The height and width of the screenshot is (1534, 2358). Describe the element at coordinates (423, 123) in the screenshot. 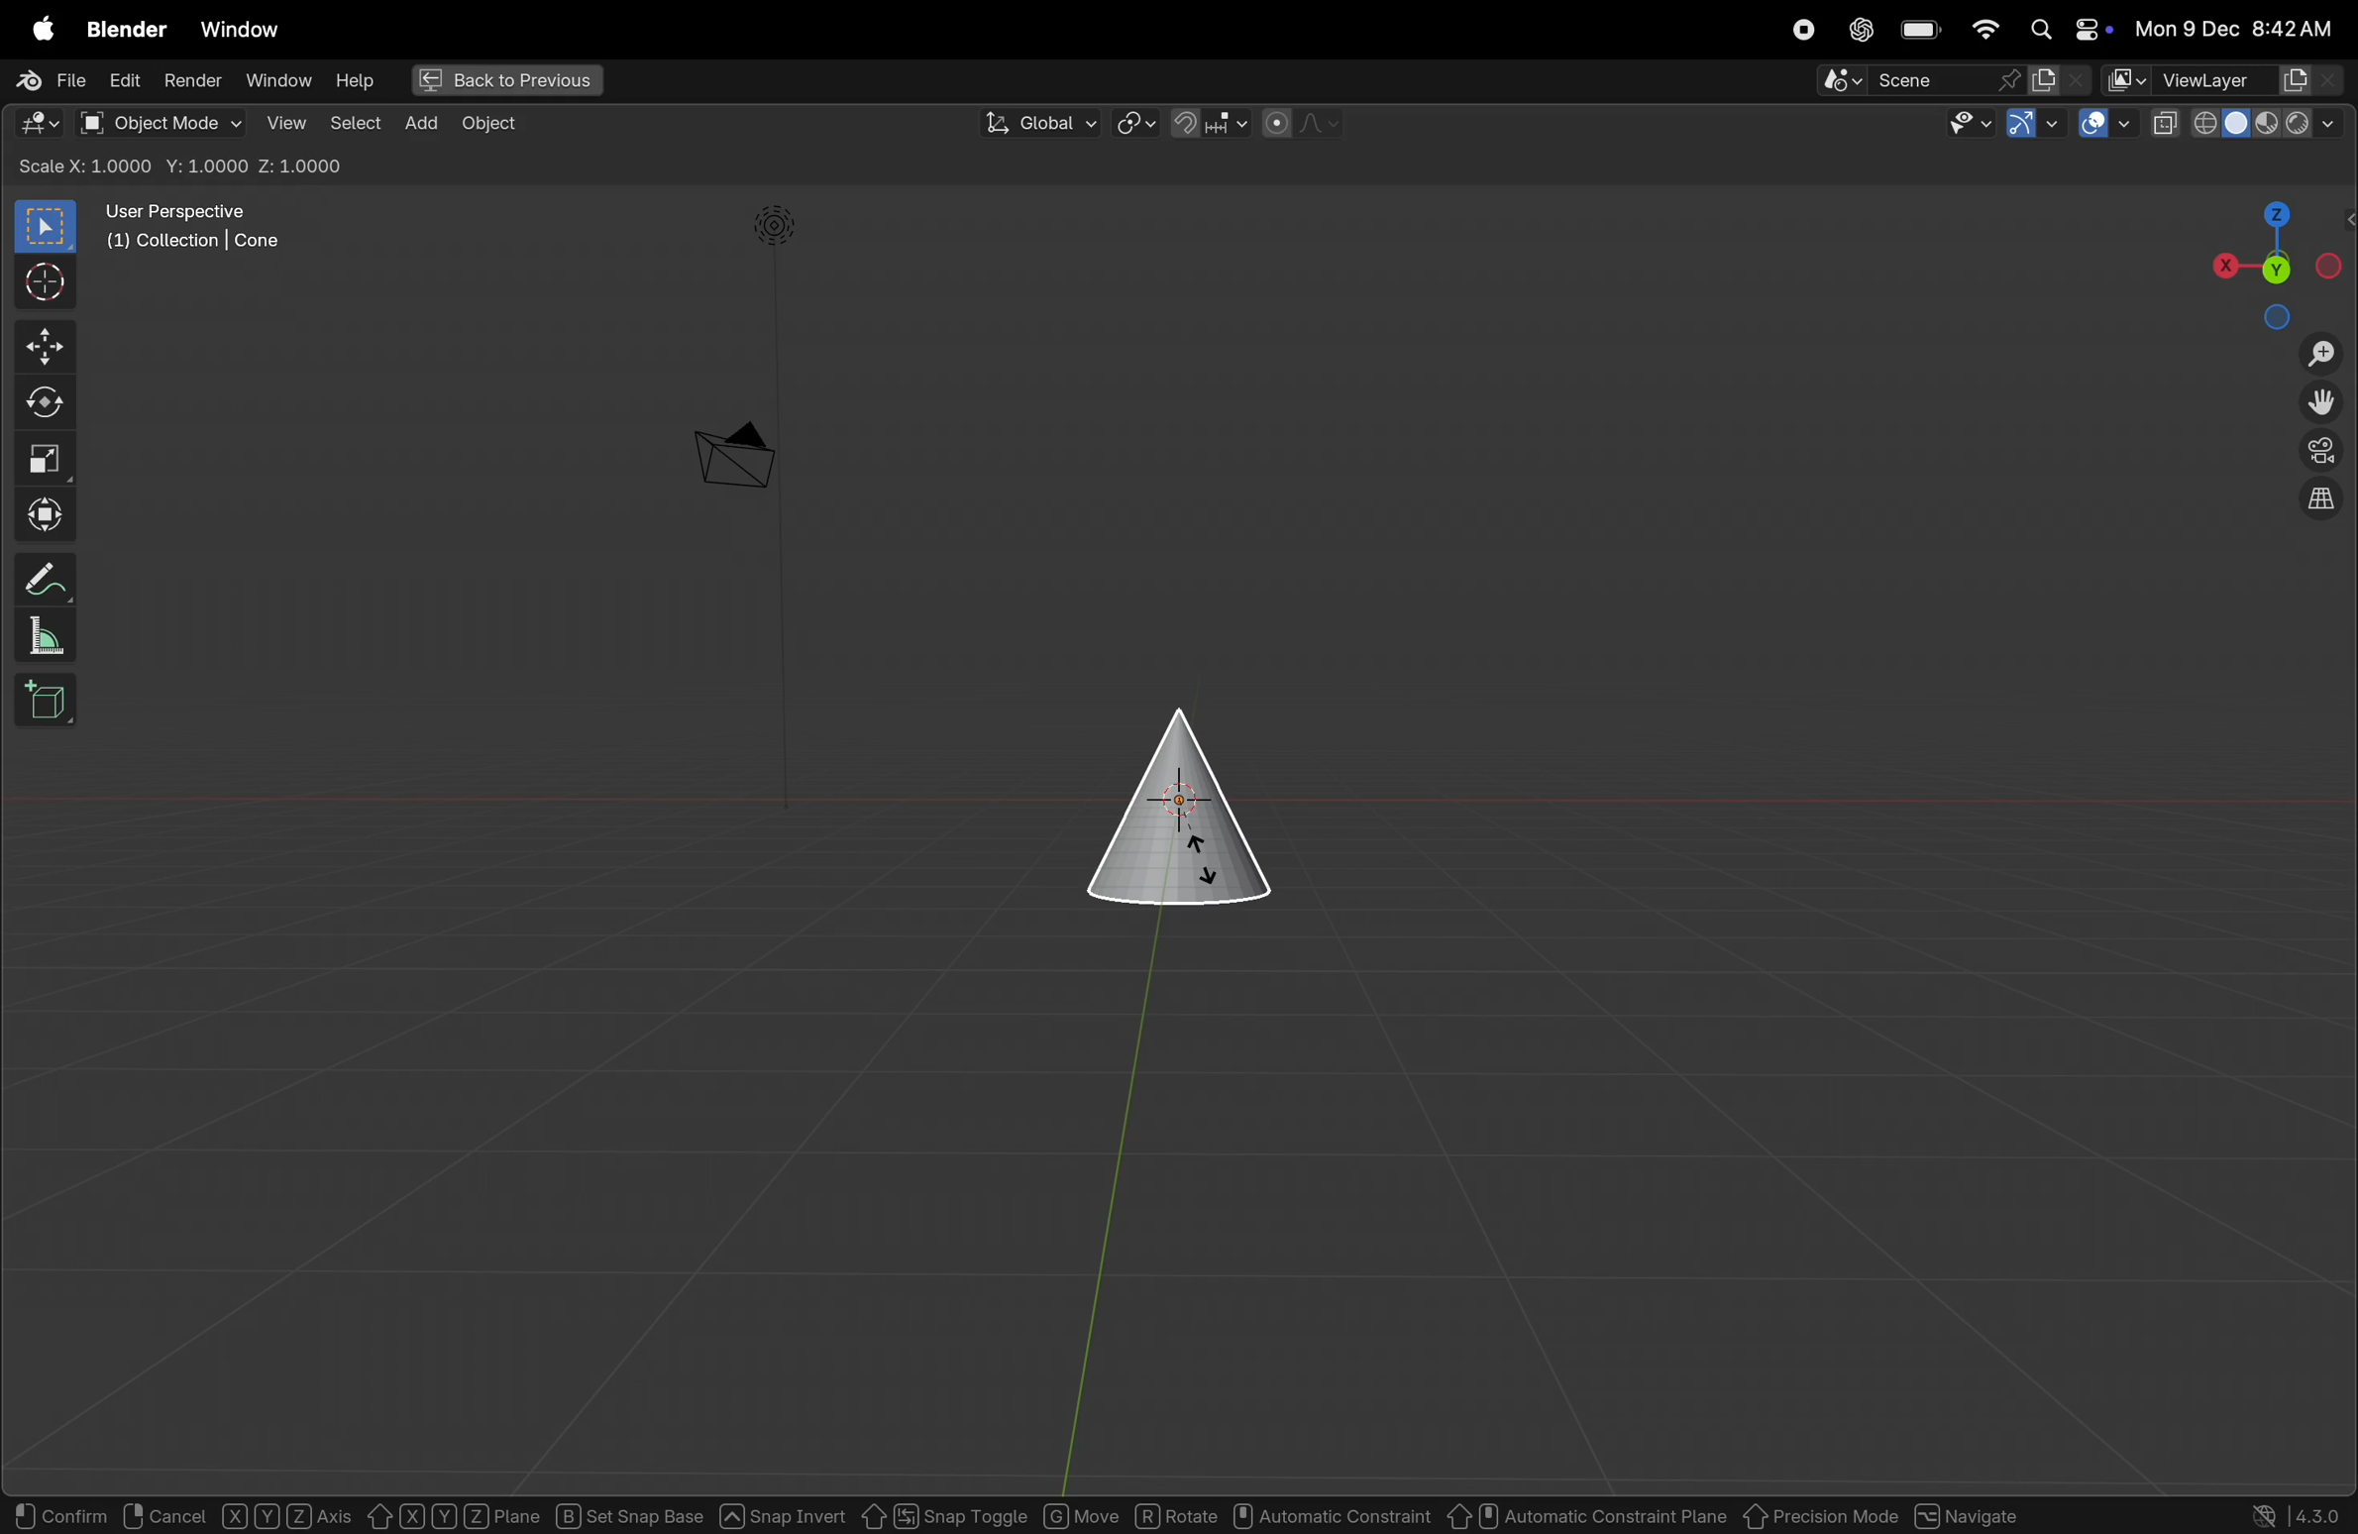

I see `add` at that location.